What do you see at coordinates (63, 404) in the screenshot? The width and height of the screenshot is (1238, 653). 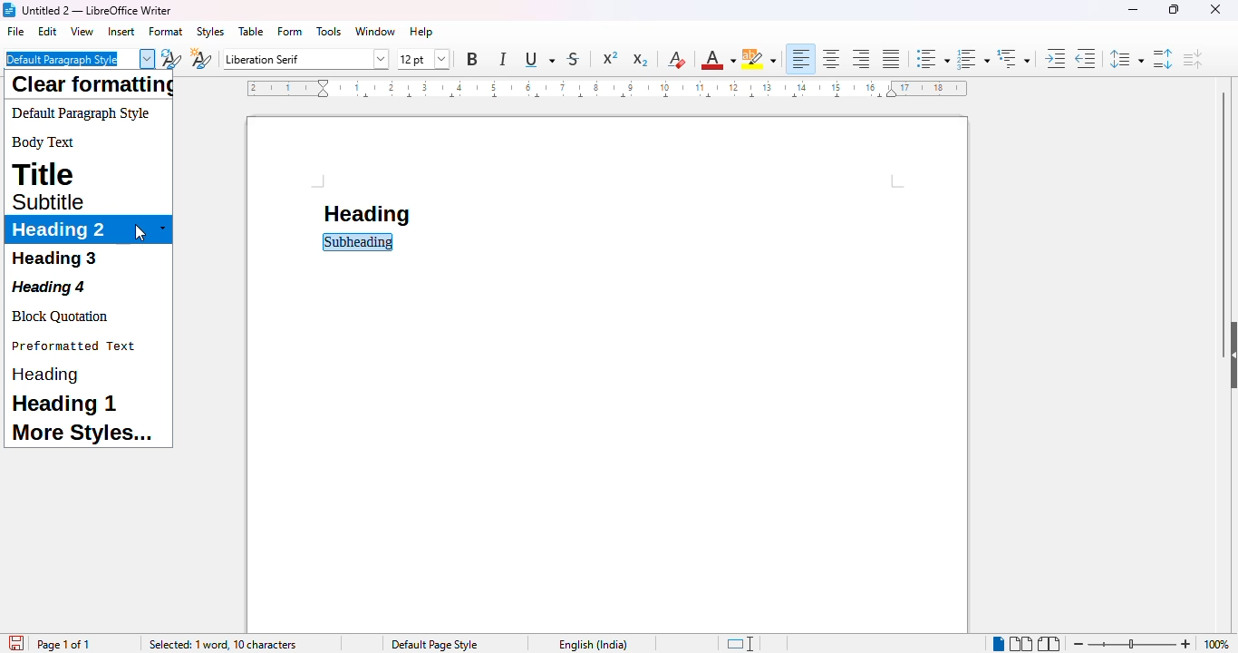 I see `heading 1` at bounding box center [63, 404].